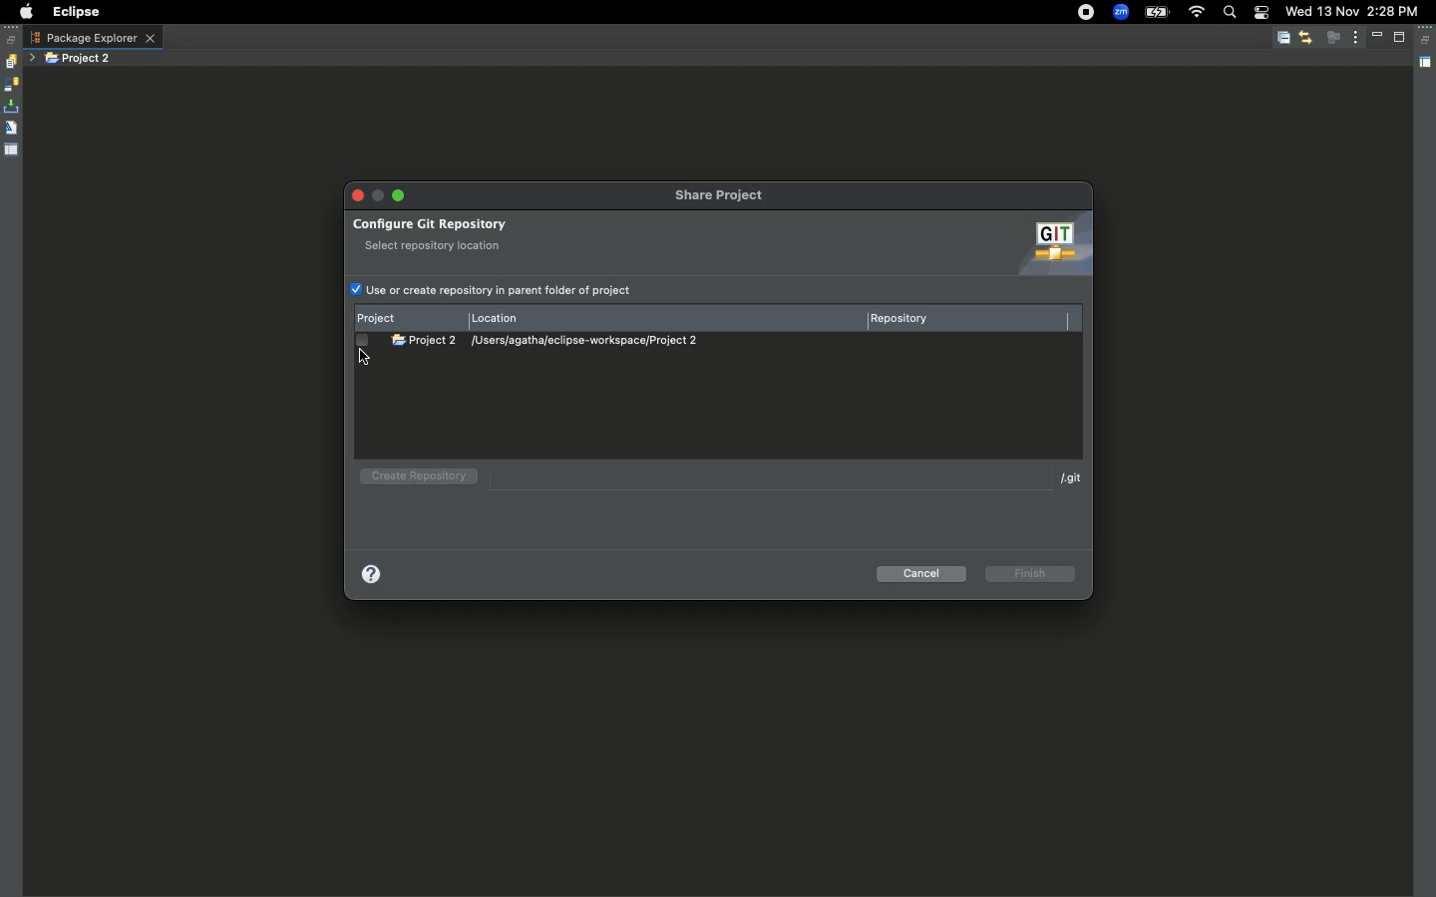 The image size is (1436, 897). I want to click on Use or create repository in parent folder of project, so click(492, 291).